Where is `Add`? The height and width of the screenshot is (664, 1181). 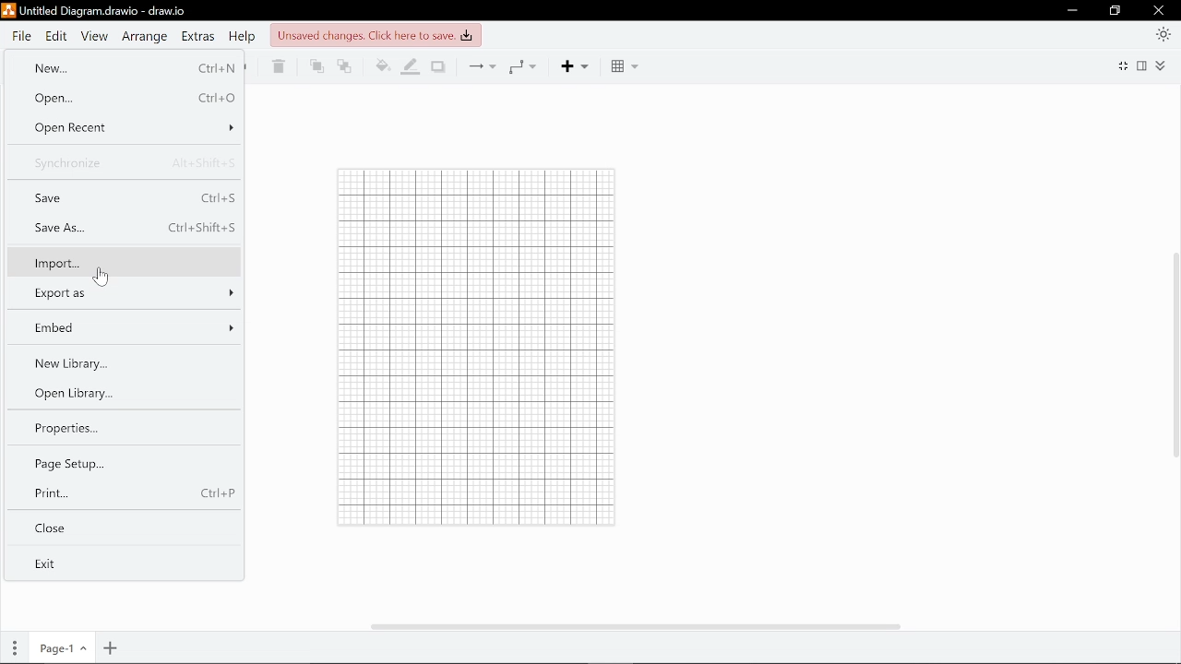 Add is located at coordinates (578, 66).